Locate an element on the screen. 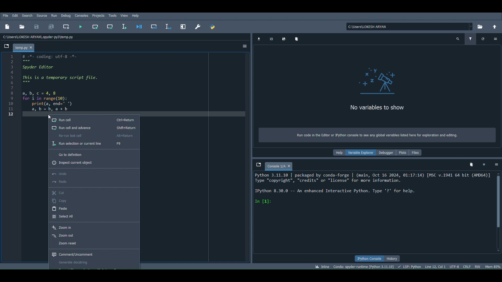 Image resolution: width=502 pixels, height=282 pixels. Inspect current object is located at coordinates (88, 163).